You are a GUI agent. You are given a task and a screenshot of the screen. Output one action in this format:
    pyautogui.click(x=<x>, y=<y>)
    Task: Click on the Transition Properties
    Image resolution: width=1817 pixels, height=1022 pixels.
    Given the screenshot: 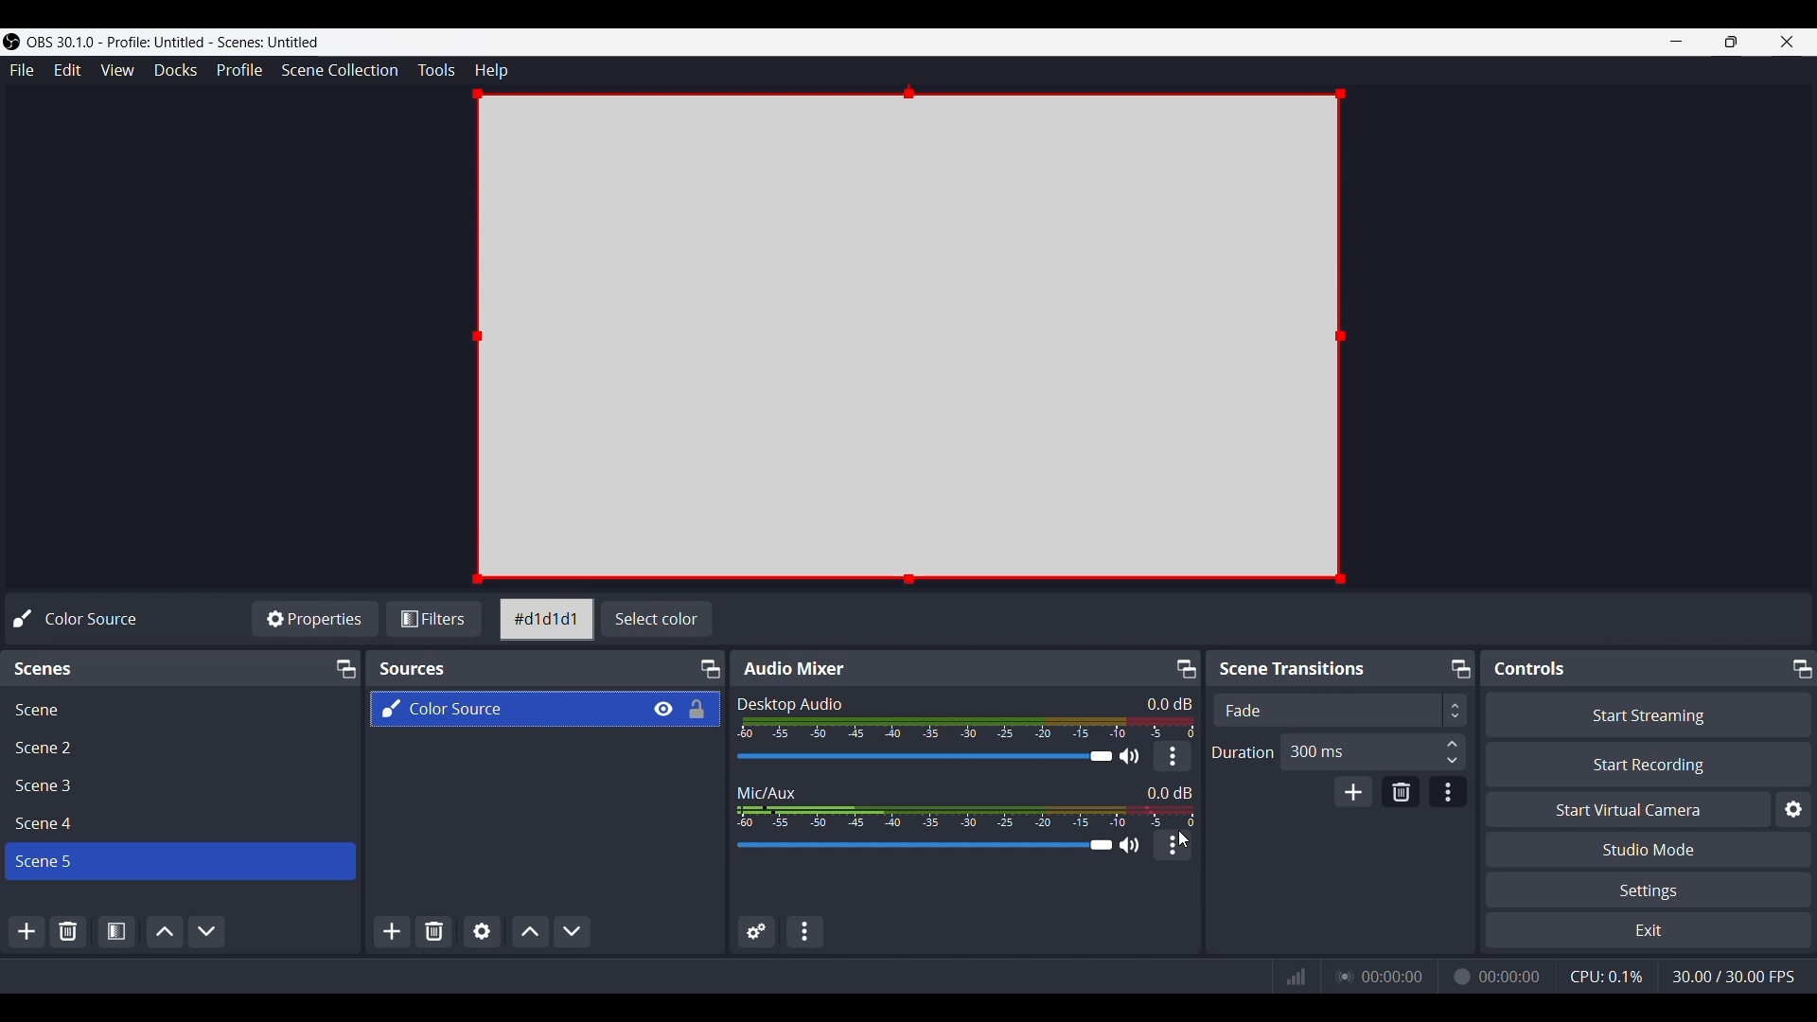 What is the action you would take?
    pyautogui.click(x=1448, y=791)
    